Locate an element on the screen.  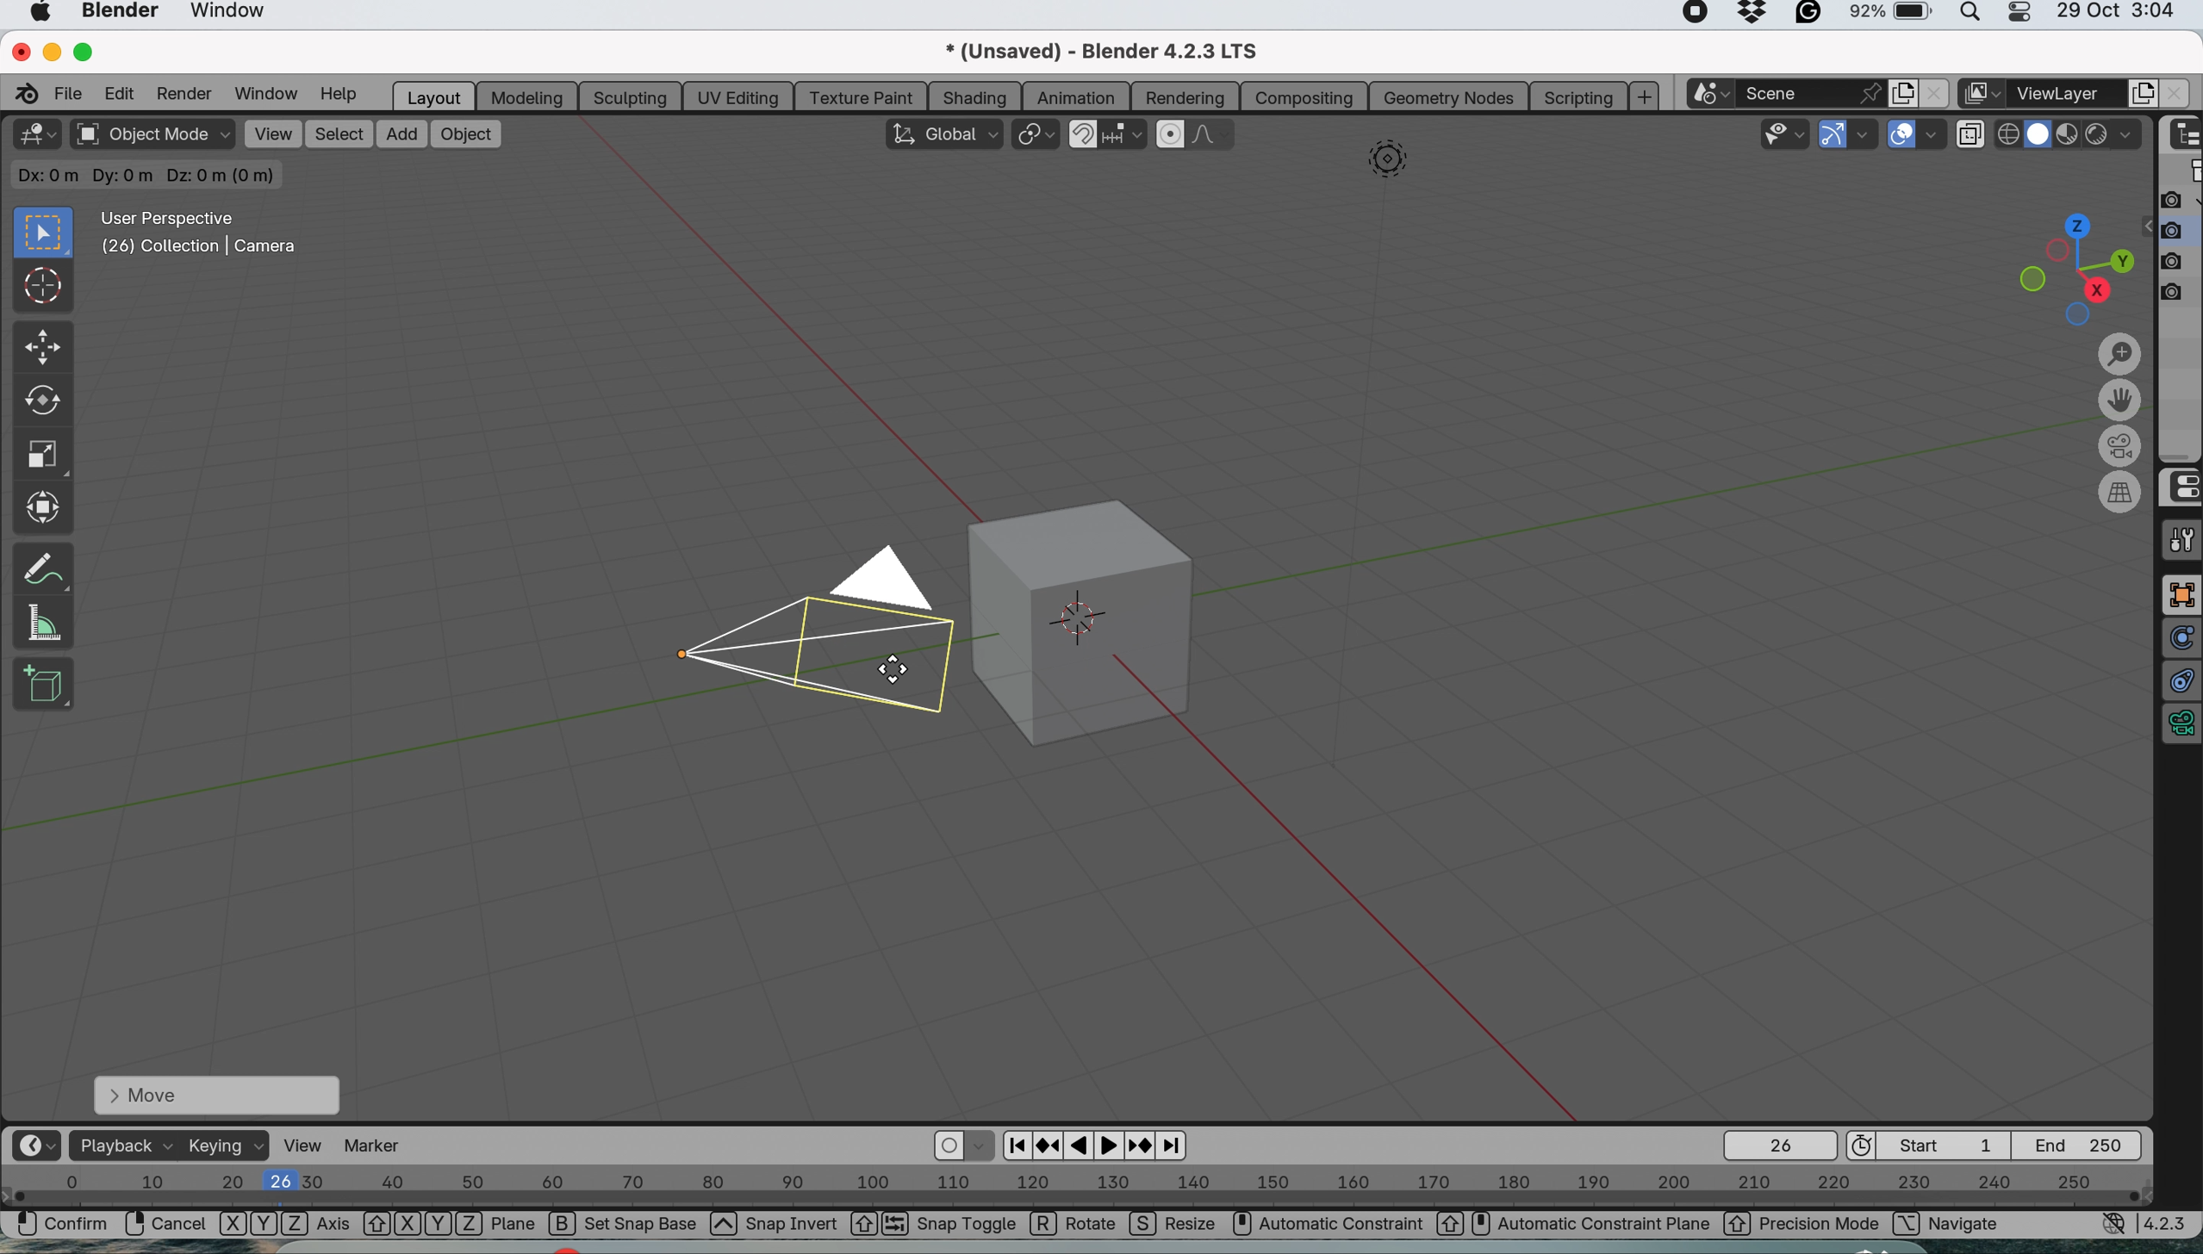
constraint is located at coordinates (2181, 682).